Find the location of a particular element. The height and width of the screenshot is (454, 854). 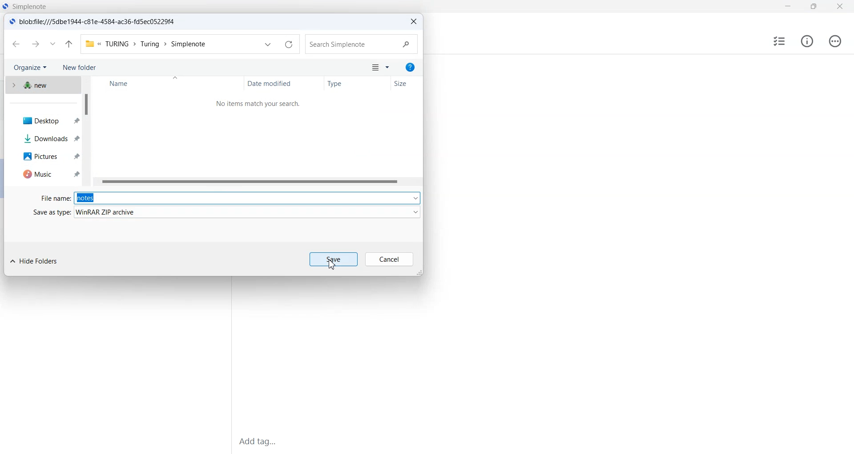

Forward is located at coordinates (36, 44).